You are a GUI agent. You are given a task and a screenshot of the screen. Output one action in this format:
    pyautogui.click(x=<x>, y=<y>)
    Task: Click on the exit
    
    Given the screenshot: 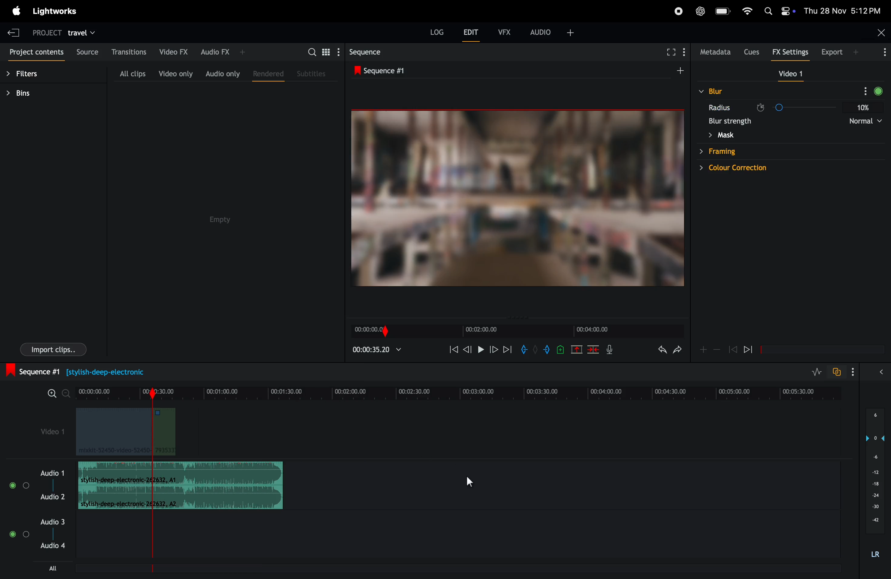 What is the action you would take?
    pyautogui.click(x=13, y=31)
    